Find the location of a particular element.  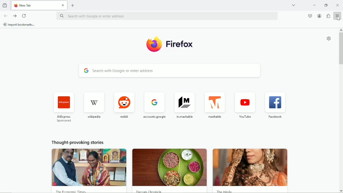

the hindu image is located at coordinates (252, 168).